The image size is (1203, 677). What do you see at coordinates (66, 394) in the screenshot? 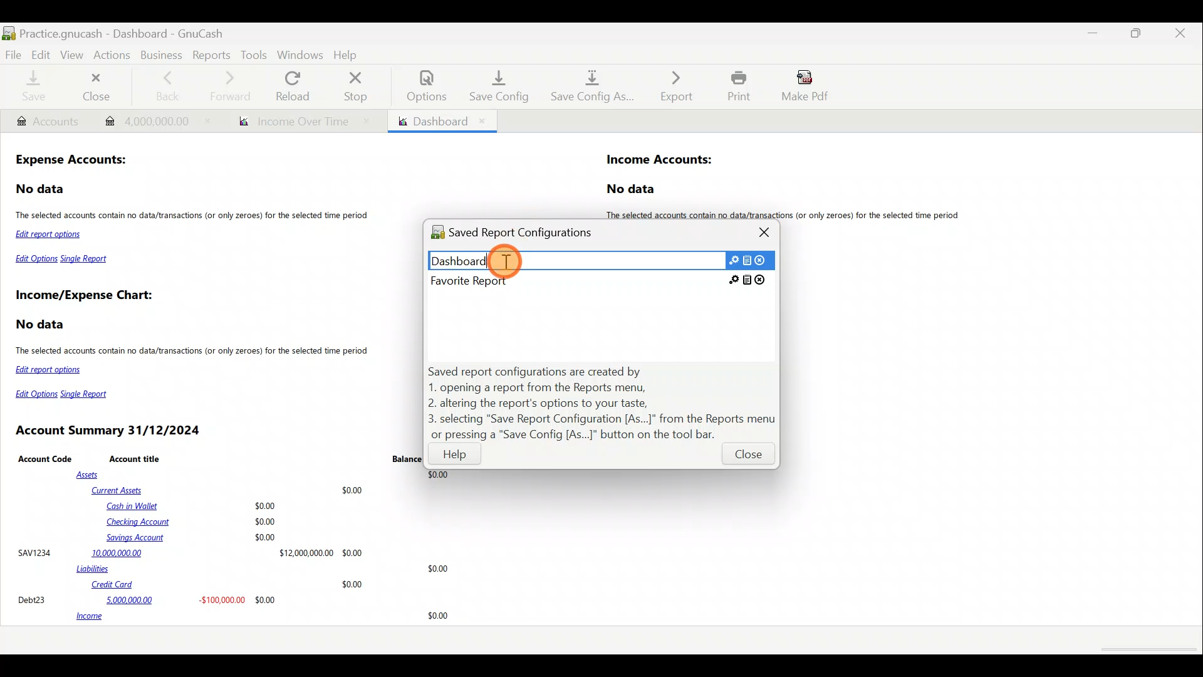
I see `Edit Options Single Report` at bounding box center [66, 394].